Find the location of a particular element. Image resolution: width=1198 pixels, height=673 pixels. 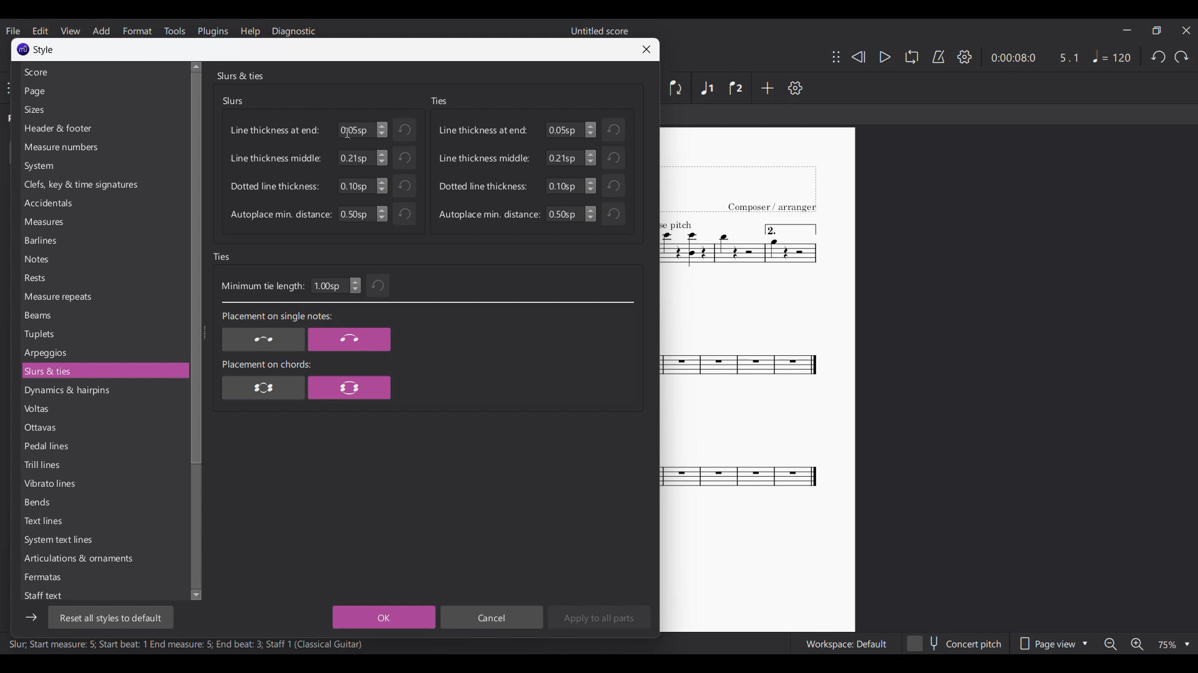

Zoom options is located at coordinates (1174, 644).